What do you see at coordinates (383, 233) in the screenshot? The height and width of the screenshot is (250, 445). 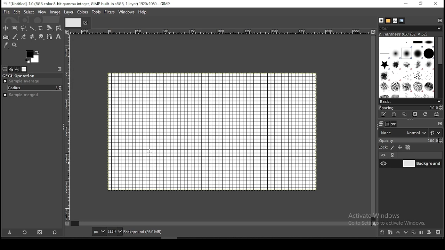 I see `new layer ` at bounding box center [383, 233].